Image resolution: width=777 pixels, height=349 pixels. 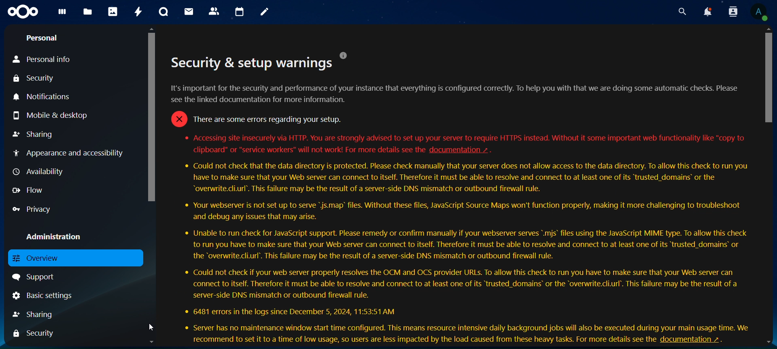 What do you see at coordinates (44, 59) in the screenshot?
I see `personal info` at bounding box center [44, 59].